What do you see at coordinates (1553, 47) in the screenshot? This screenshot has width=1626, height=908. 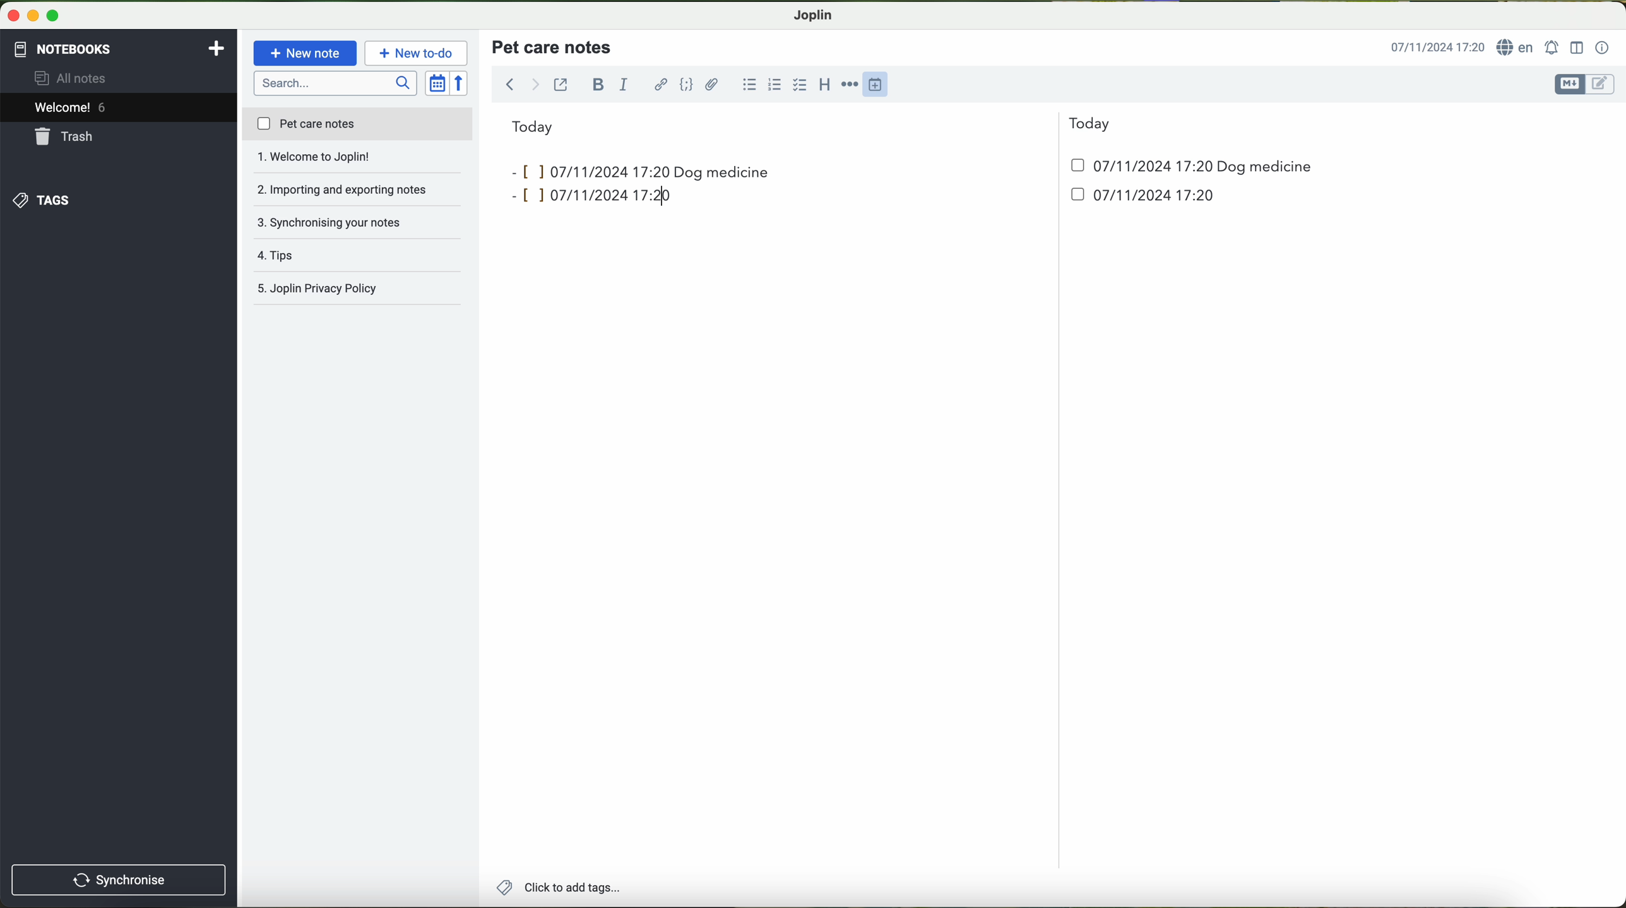 I see `set alarm` at bounding box center [1553, 47].